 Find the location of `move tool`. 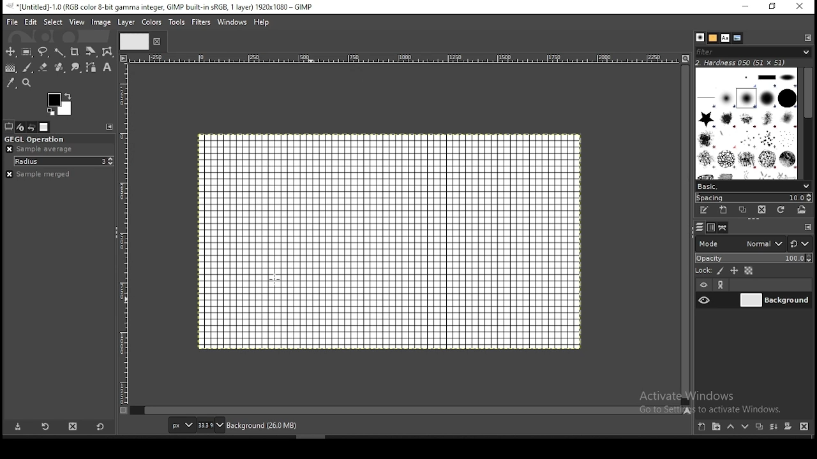

move tool is located at coordinates (10, 51).